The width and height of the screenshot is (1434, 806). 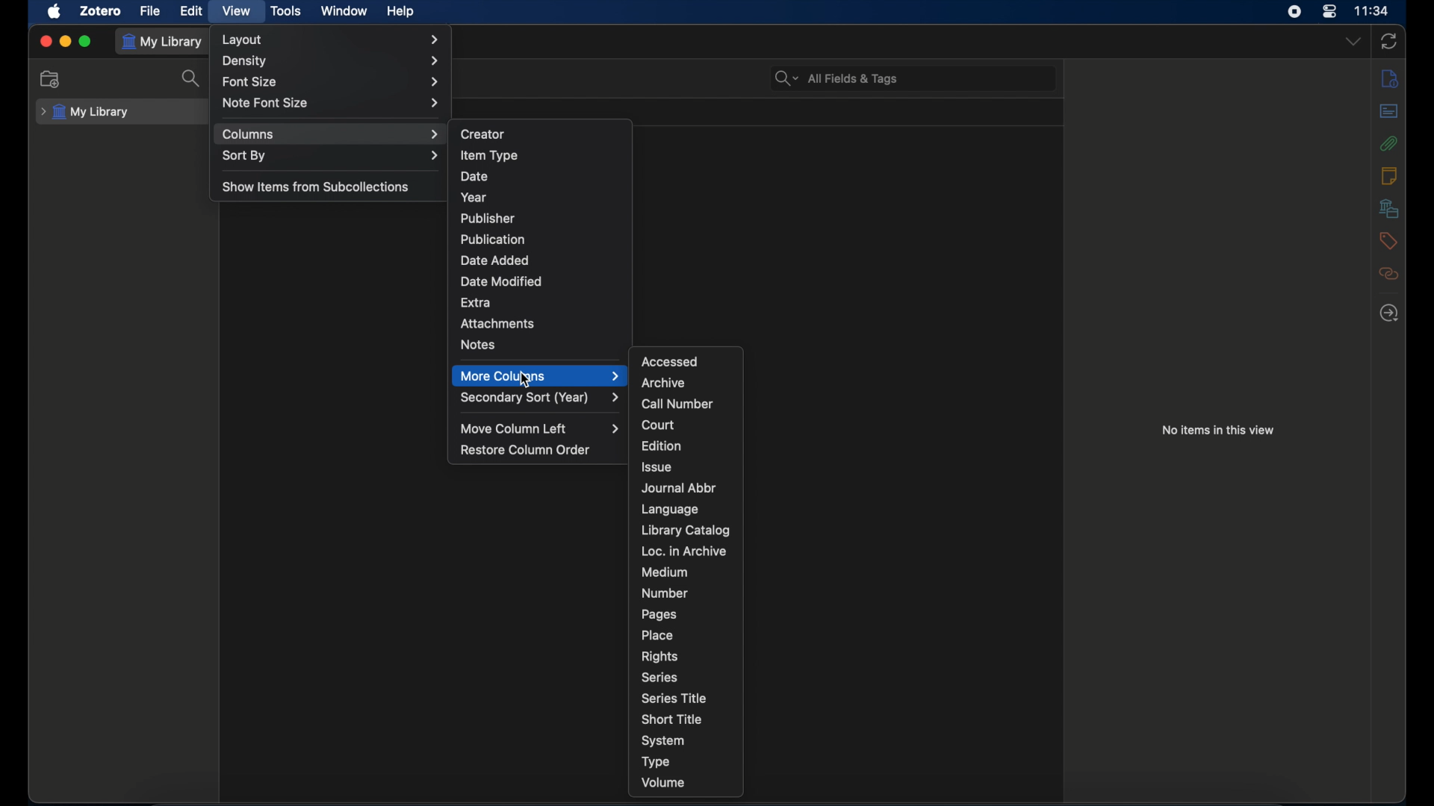 I want to click on publication, so click(x=493, y=239).